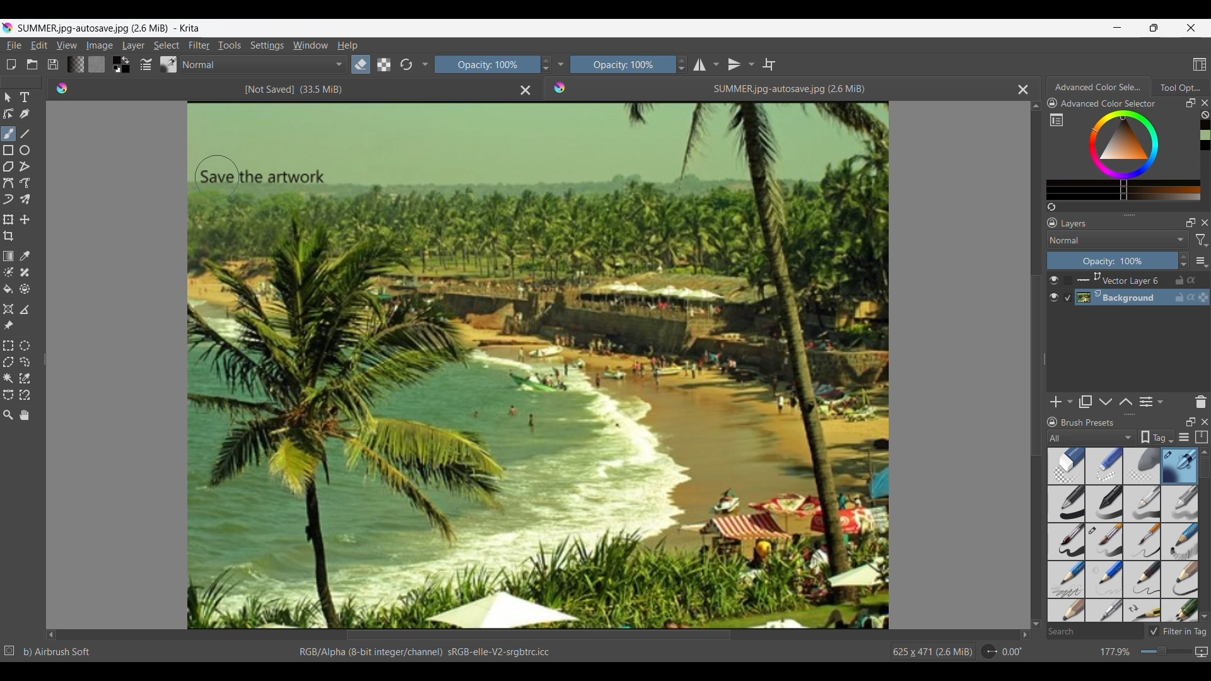 The height and width of the screenshot is (681, 1211). What do you see at coordinates (423, 653) in the screenshot?
I see `RGB/Alpha (8-bit integer/channel) sRGB-elle-V2-srgbtrc.icc` at bounding box center [423, 653].